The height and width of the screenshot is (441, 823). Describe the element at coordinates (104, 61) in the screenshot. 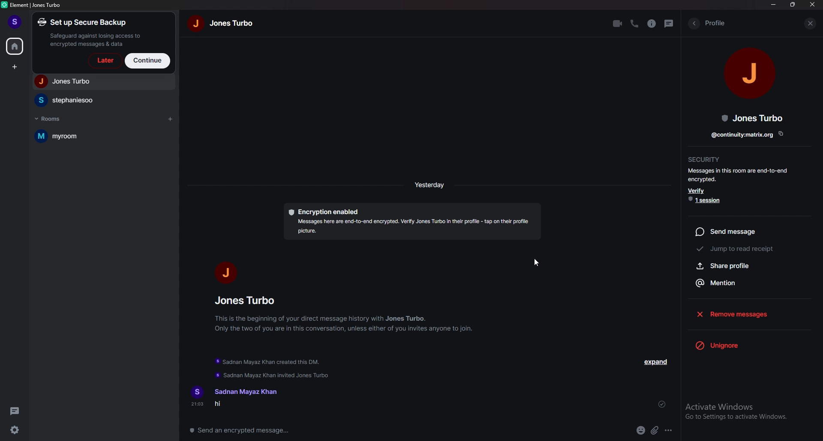

I see `later` at that location.